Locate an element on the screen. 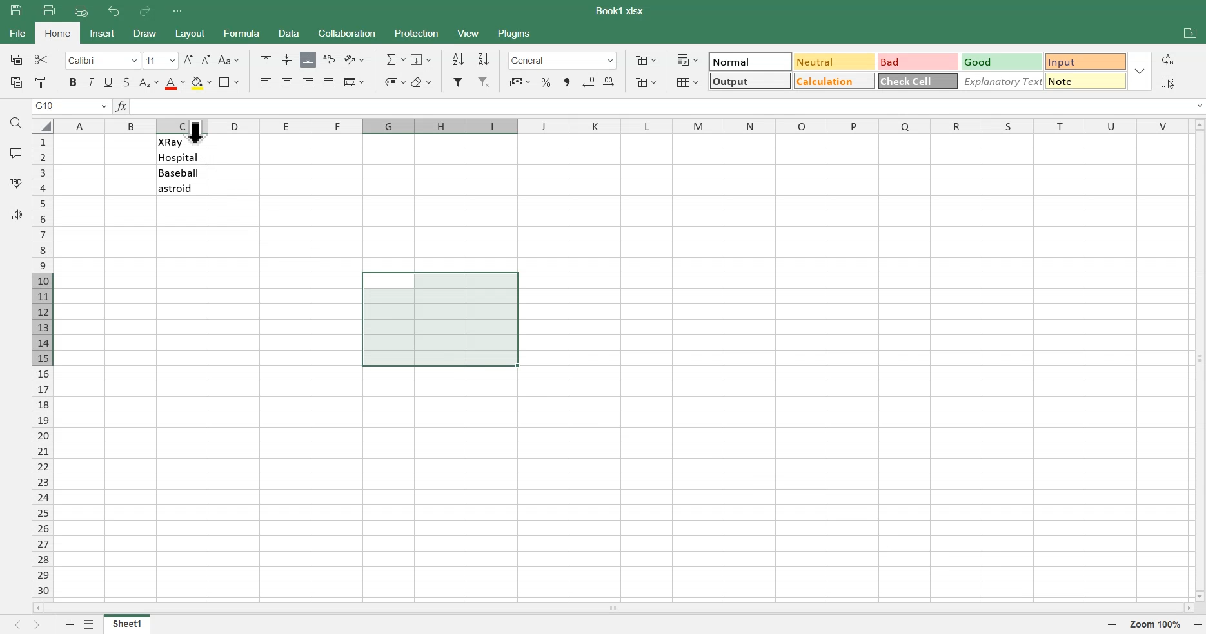 The width and height of the screenshot is (1206, 634). Home is located at coordinates (59, 33).